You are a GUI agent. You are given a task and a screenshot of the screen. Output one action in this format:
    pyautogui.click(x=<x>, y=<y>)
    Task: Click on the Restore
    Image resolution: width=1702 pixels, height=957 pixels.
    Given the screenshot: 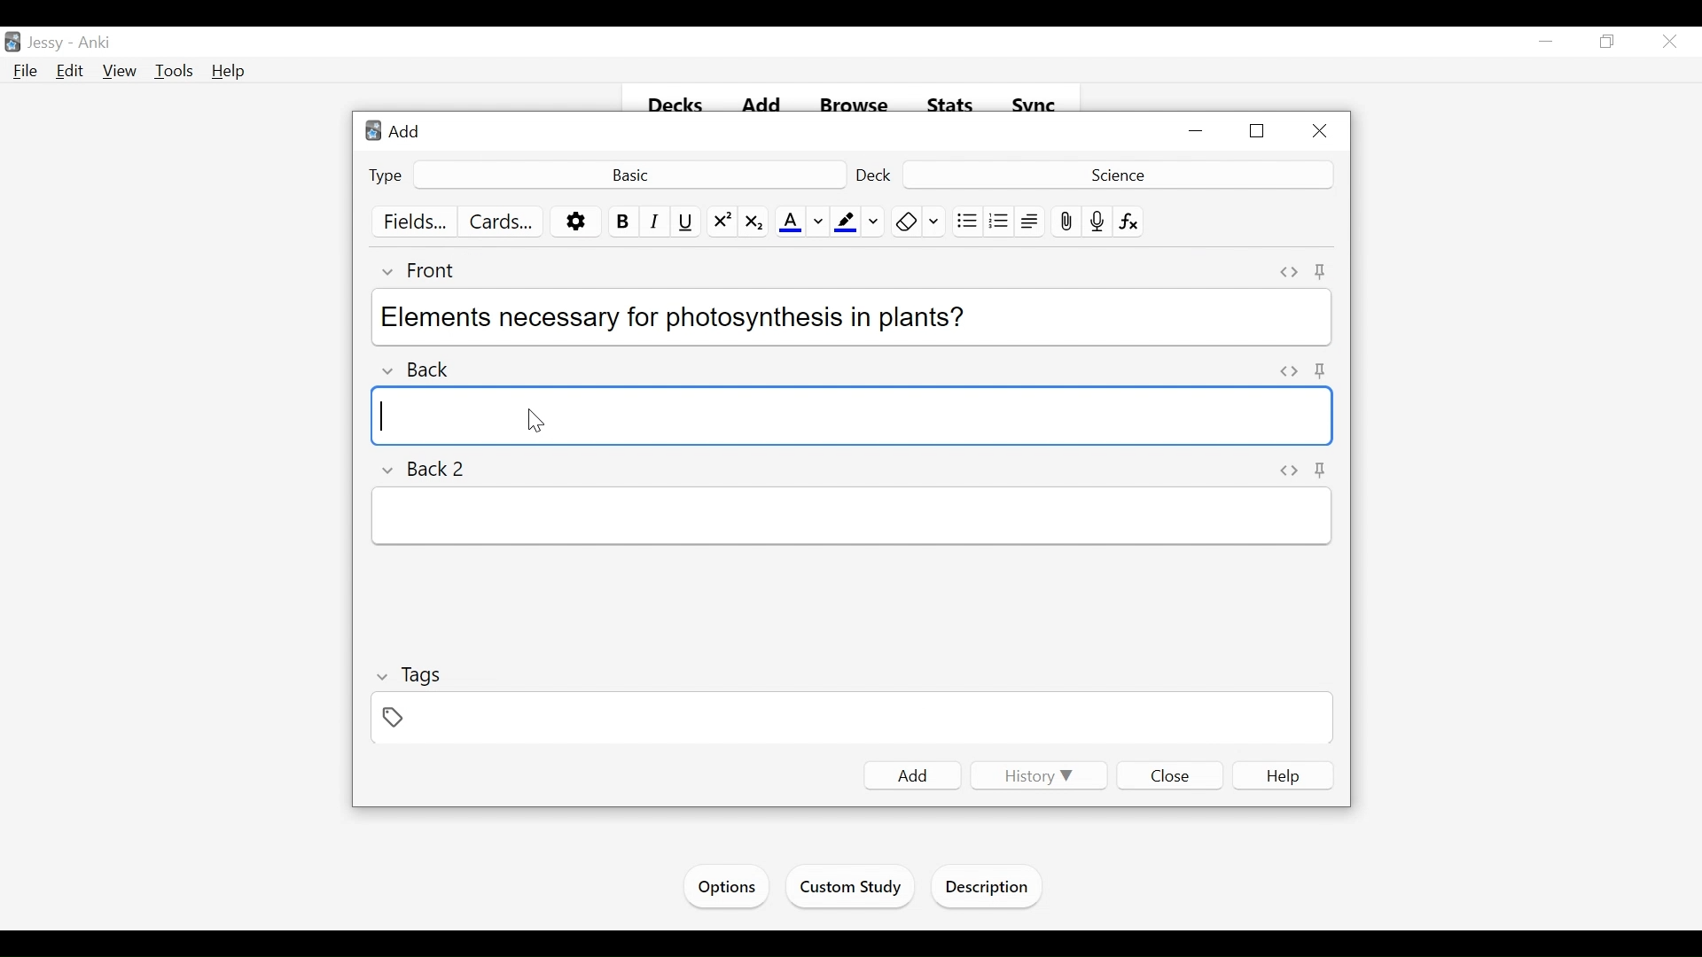 What is the action you would take?
    pyautogui.click(x=1259, y=132)
    